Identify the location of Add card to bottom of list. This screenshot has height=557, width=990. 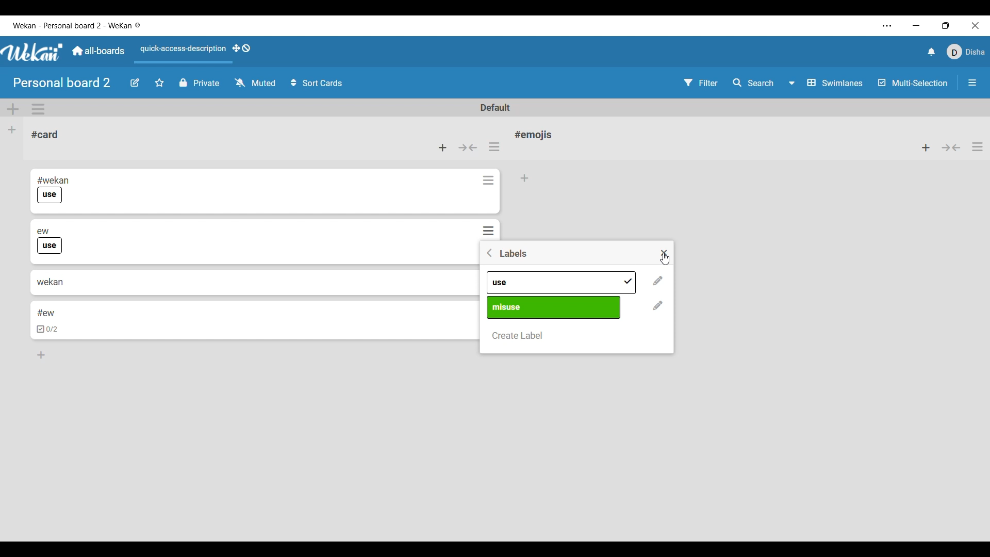
(42, 356).